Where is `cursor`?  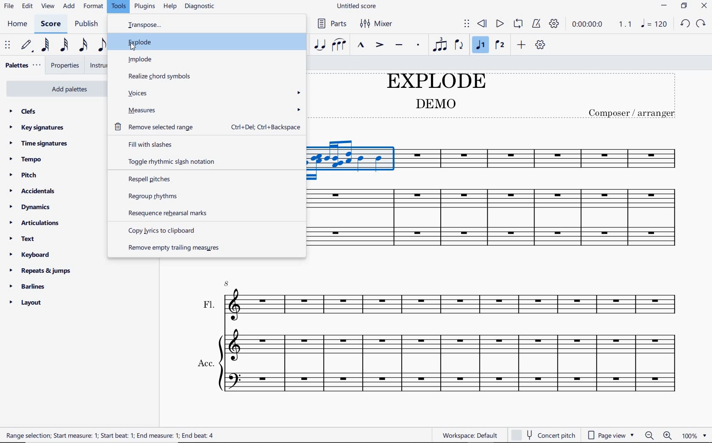 cursor is located at coordinates (134, 48).